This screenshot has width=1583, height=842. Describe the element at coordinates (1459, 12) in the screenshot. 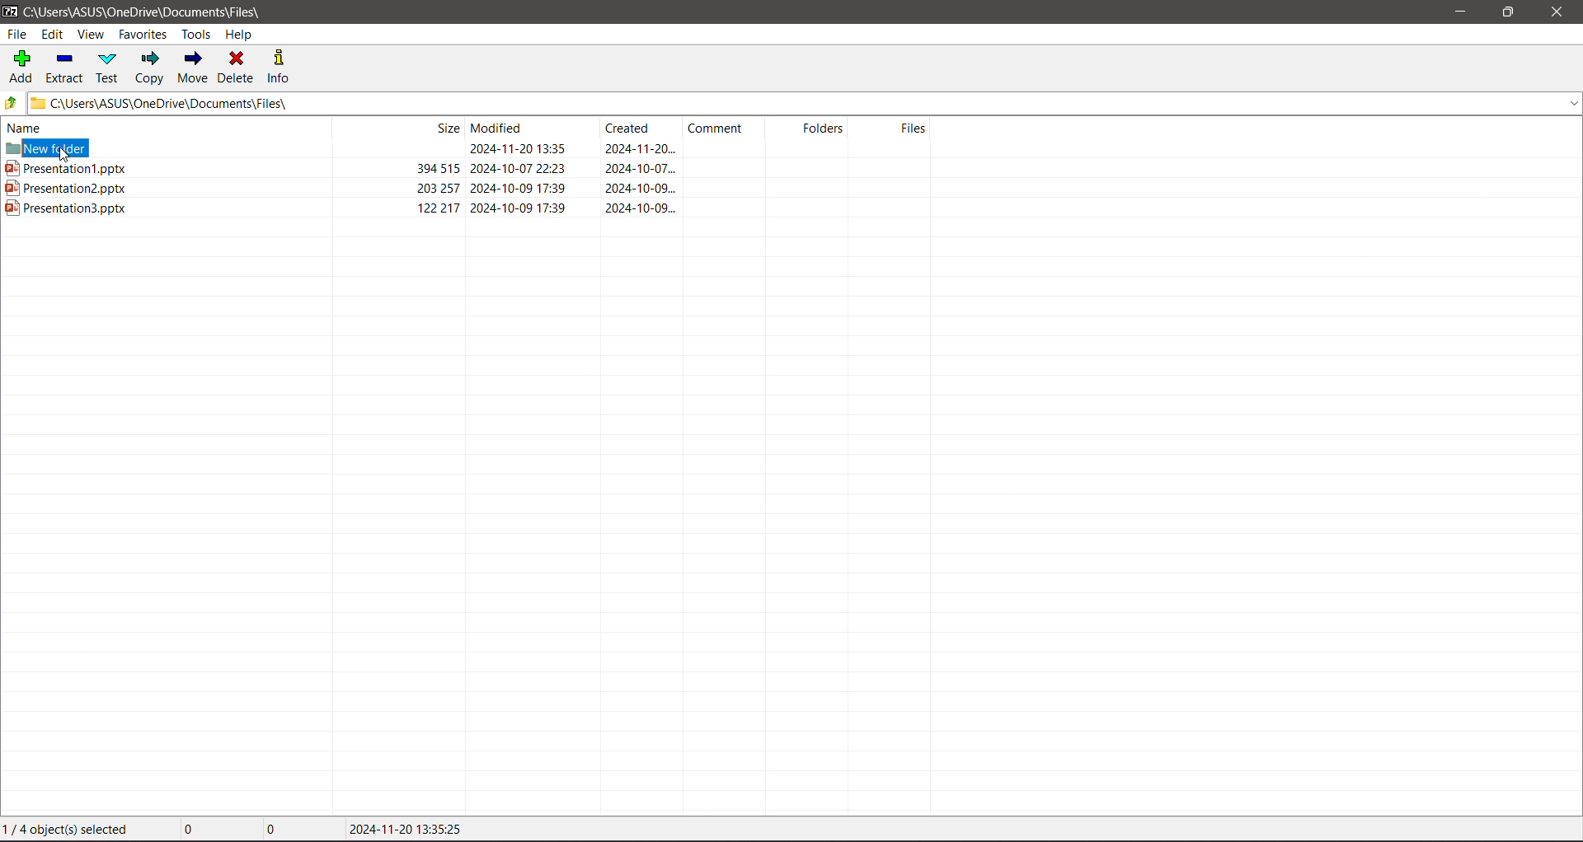

I see `Minimize` at that location.